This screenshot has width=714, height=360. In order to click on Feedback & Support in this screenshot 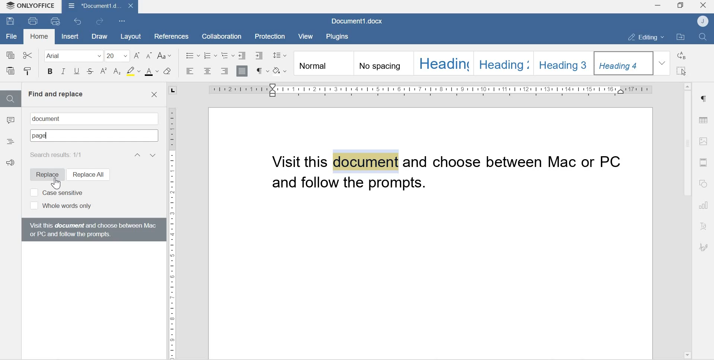, I will do `click(12, 165)`.